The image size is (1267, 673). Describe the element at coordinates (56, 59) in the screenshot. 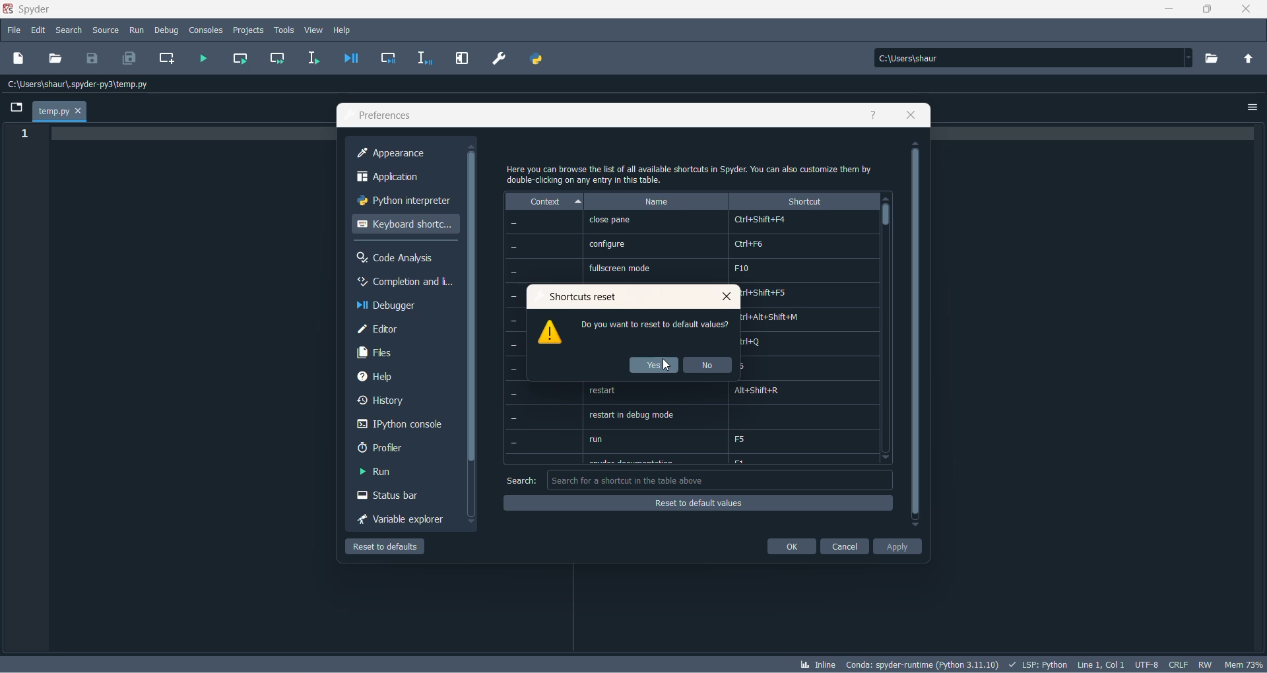

I see `open ` at that location.